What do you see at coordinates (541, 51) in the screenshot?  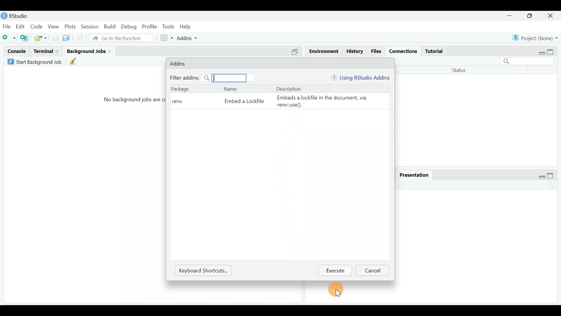 I see `restore down` at bounding box center [541, 51].